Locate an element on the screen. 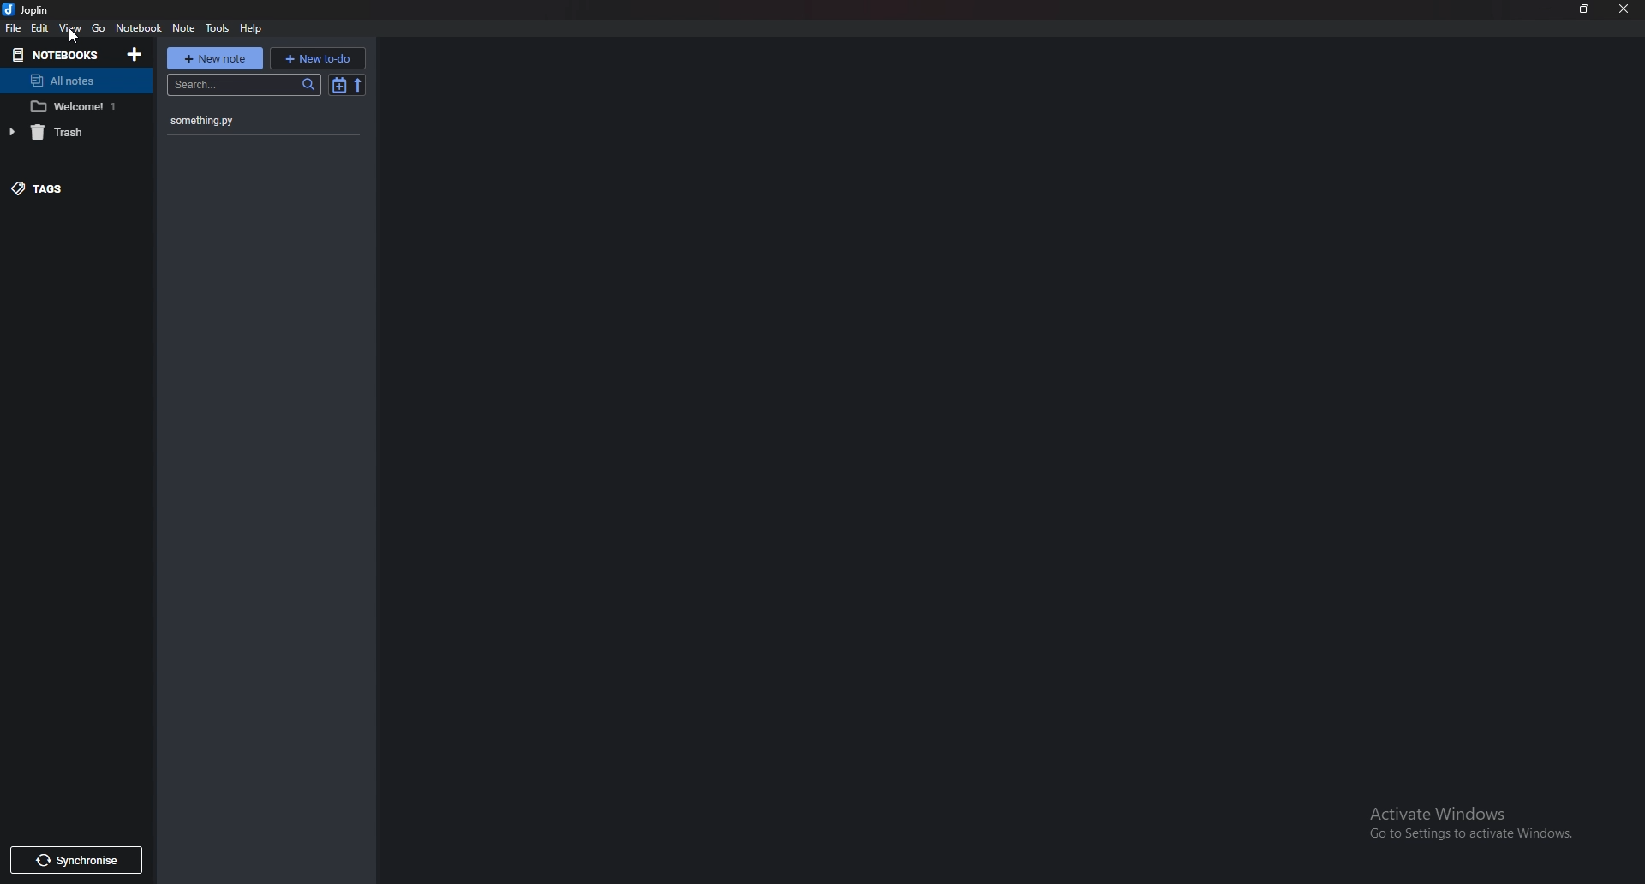 This screenshot has width=1645, height=884. Close is located at coordinates (1622, 9).